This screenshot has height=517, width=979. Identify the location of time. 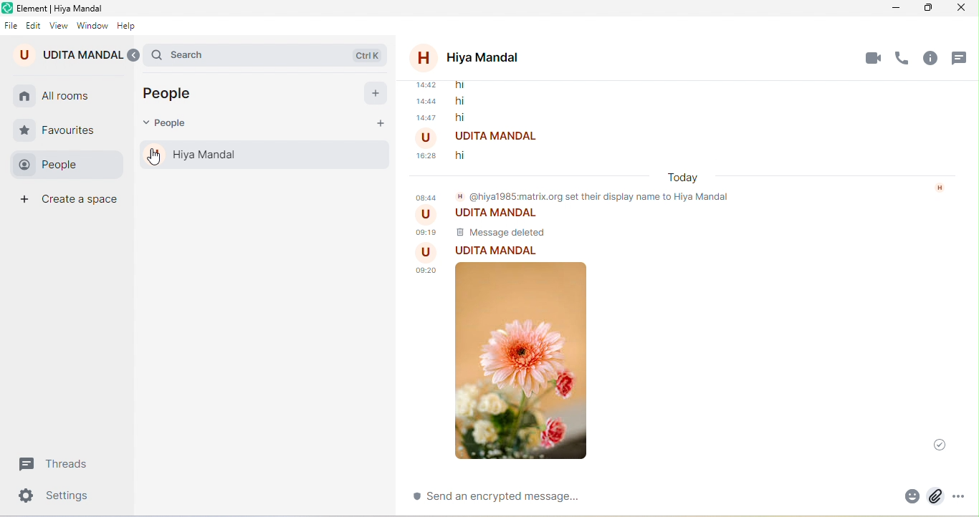
(425, 84).